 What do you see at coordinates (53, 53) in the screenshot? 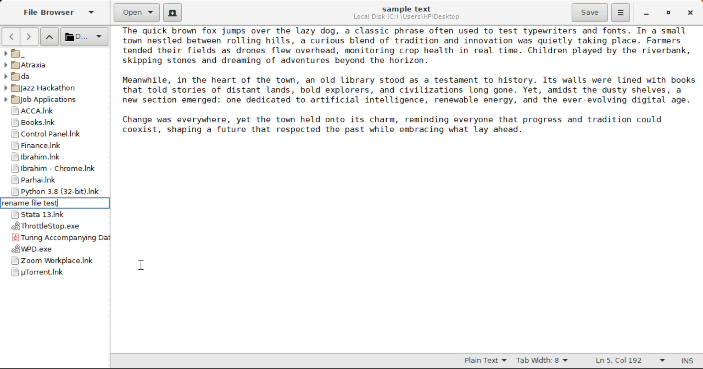
I see `_ Folder` at bounding box center [53, 53].